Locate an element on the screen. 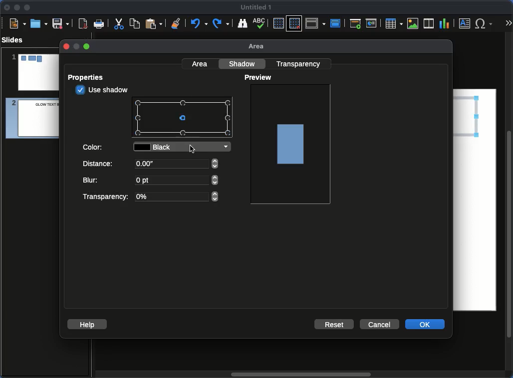 Image resolution: width=513 pixels, height=378 pixels. Special characters is located at coordinates (486, 23).